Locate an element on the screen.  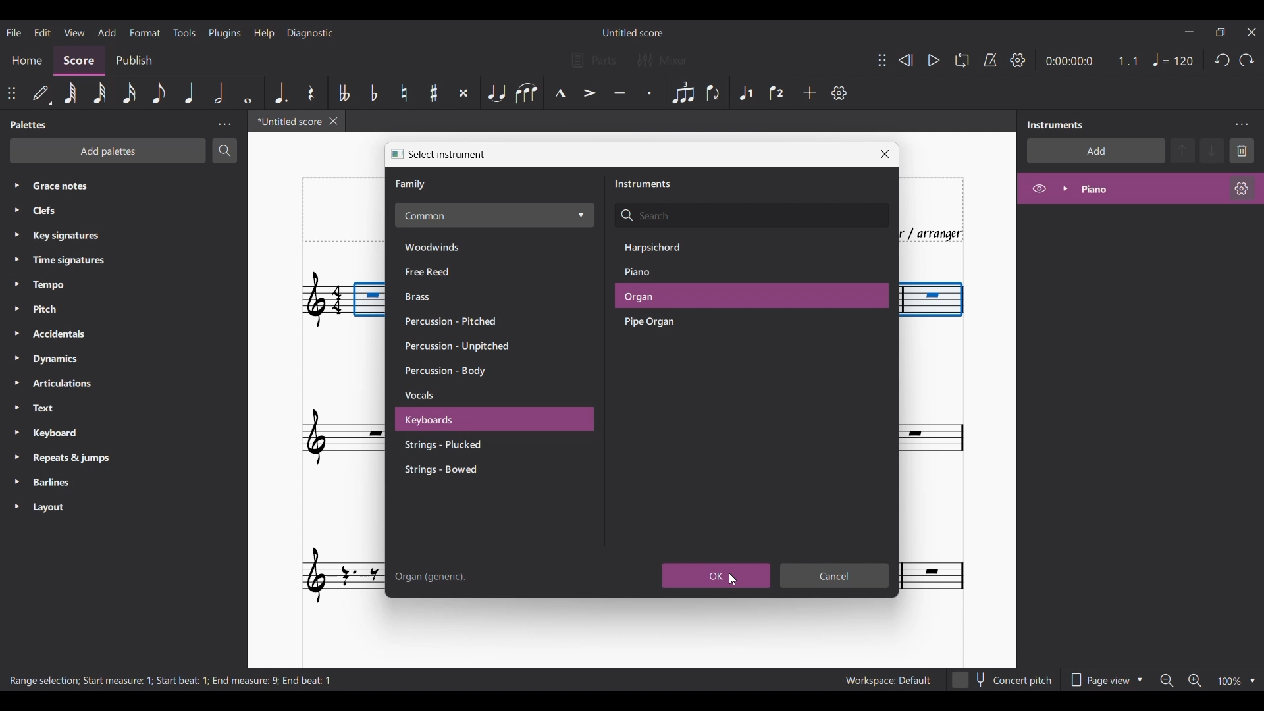
Layout is located at coordinates (68, 508).